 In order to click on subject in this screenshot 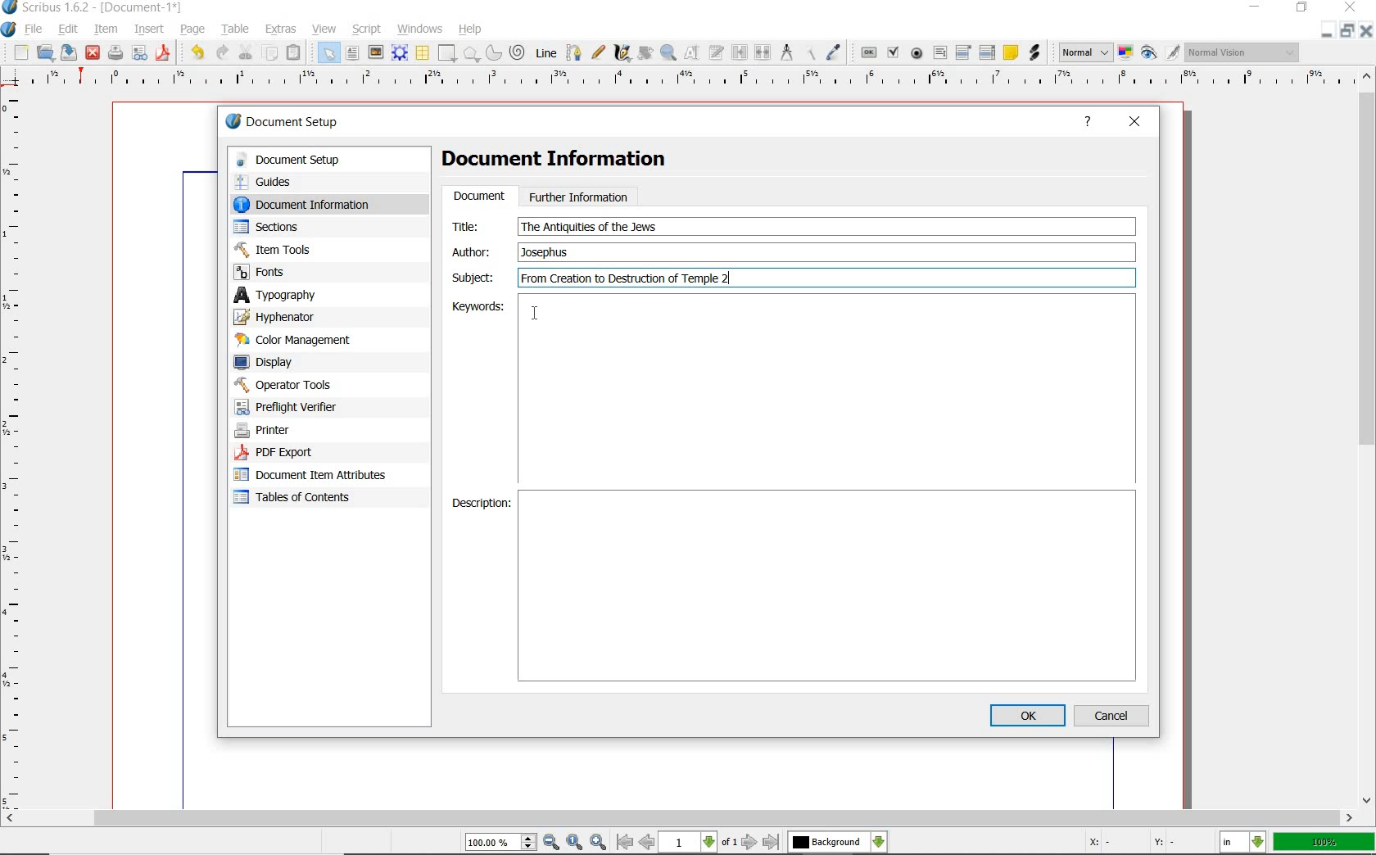, I will do `click(824, 278)`.